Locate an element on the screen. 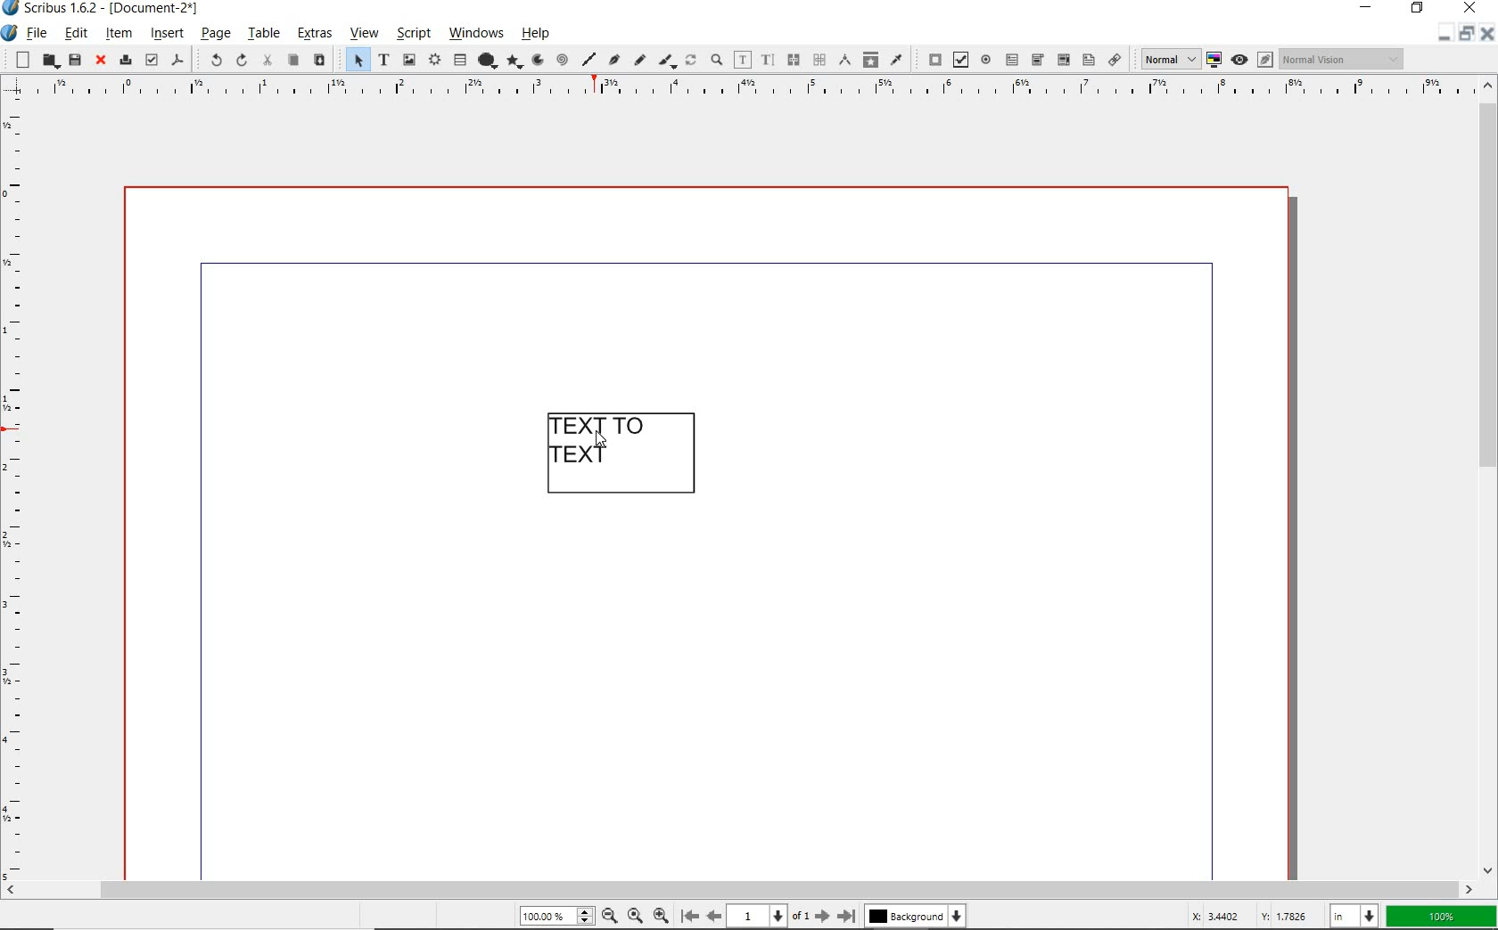  image frame is located at coordinates (410, 61).